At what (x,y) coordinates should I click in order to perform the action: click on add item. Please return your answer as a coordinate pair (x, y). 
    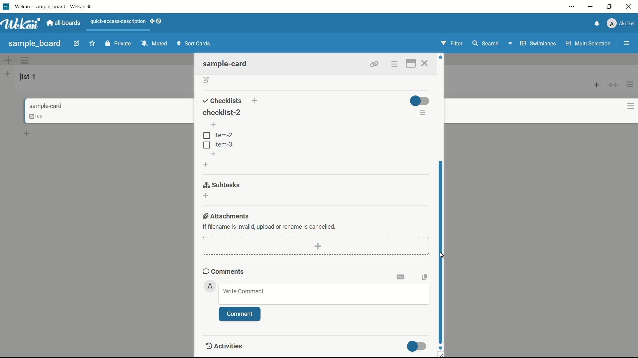
    Looking at the image, I should click on (214, 154).